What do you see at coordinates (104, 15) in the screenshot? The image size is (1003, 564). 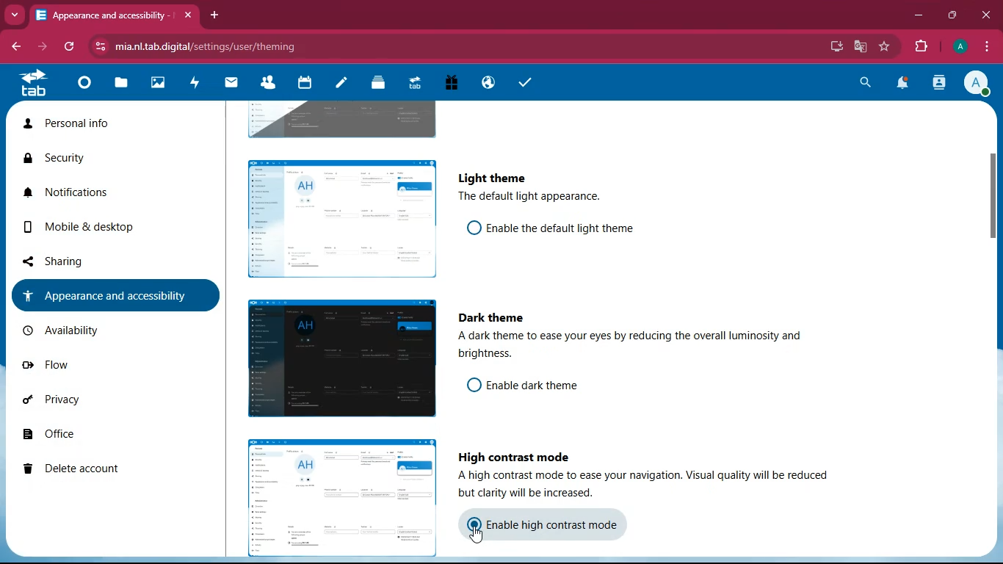 I see `tab` at bounding box center [104, 15].